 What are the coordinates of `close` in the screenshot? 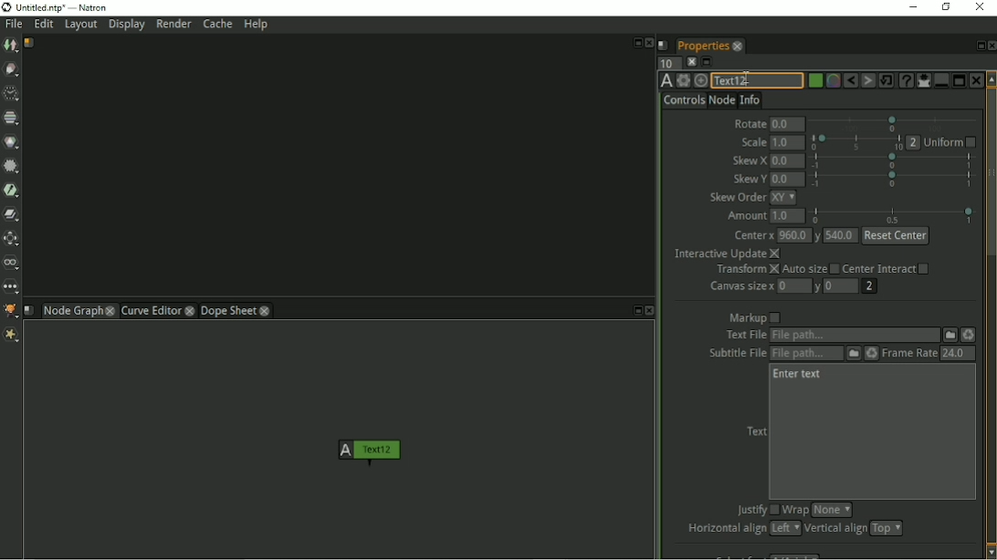 It's located at (110, 310).